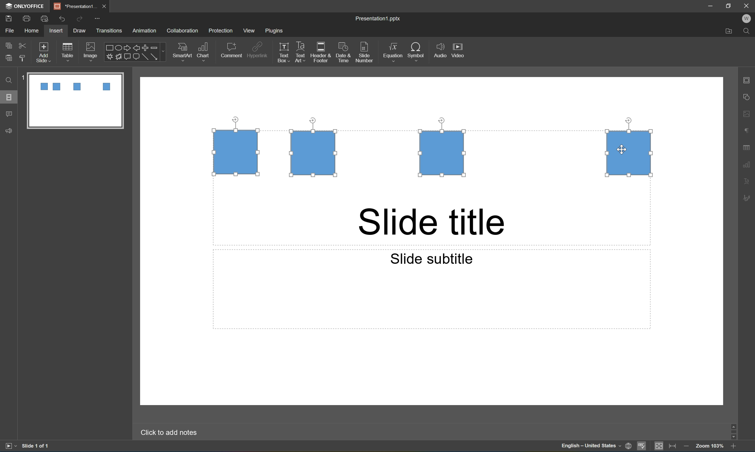 This screenshot has height=452, width=755. I want to click on table settings, so click(747, 146).